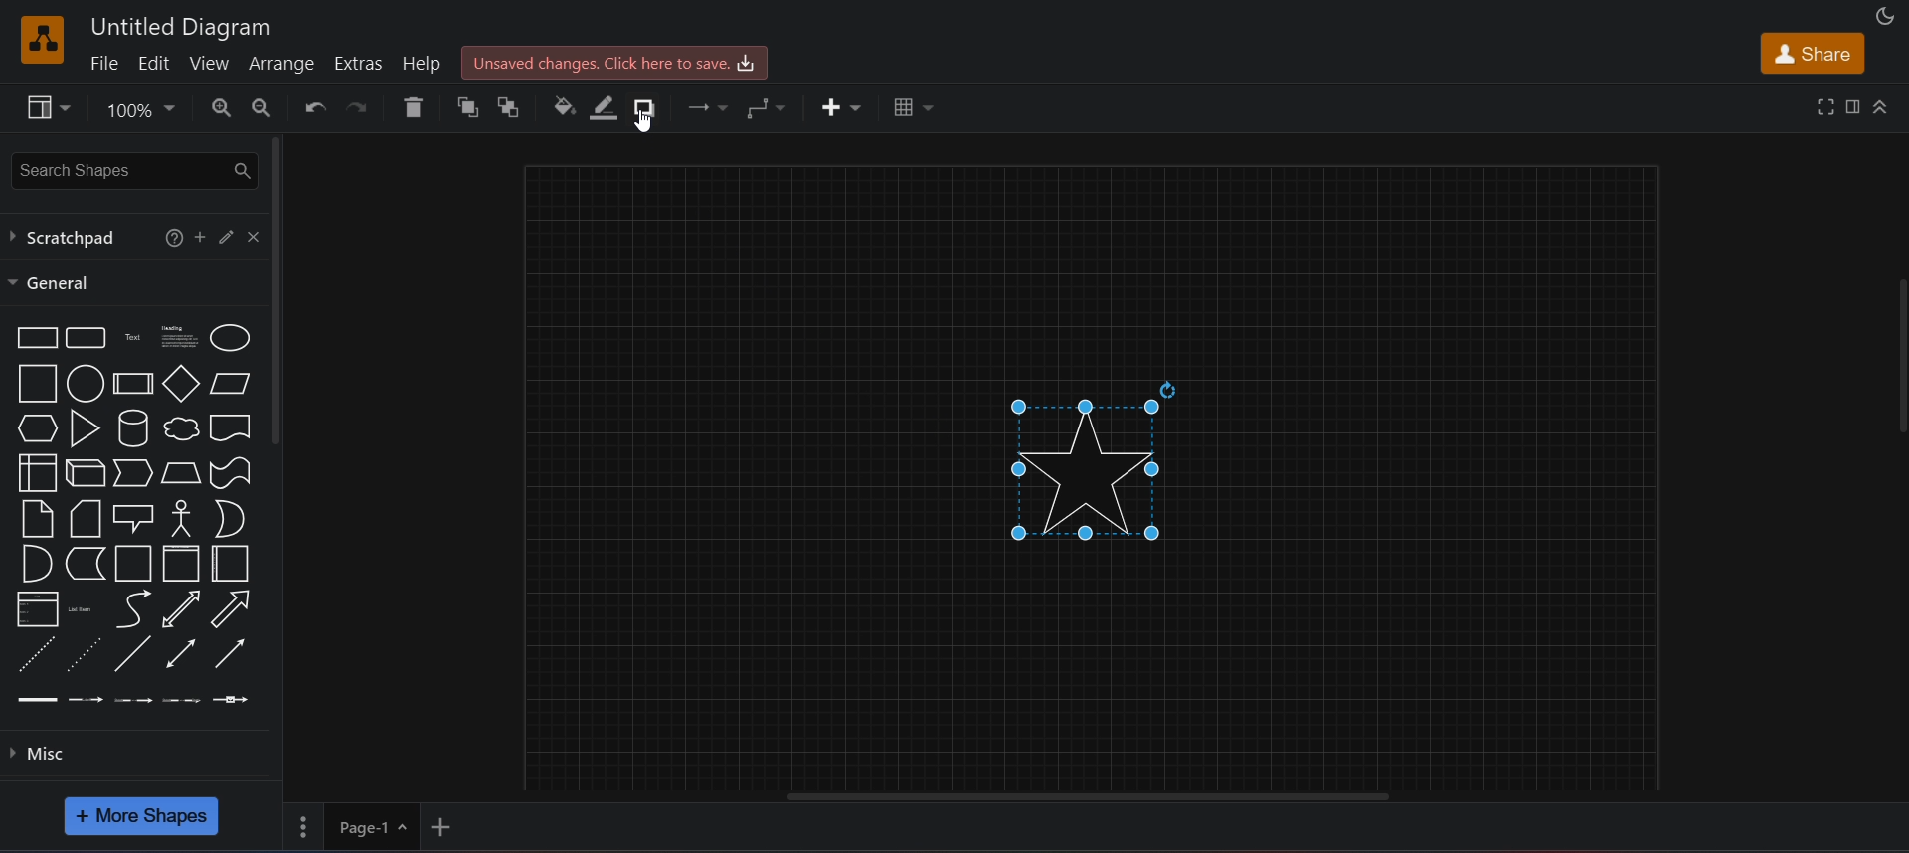 This screenshot has height=853, width=1909. I want to click on untitled diagram, so click(180, 26).